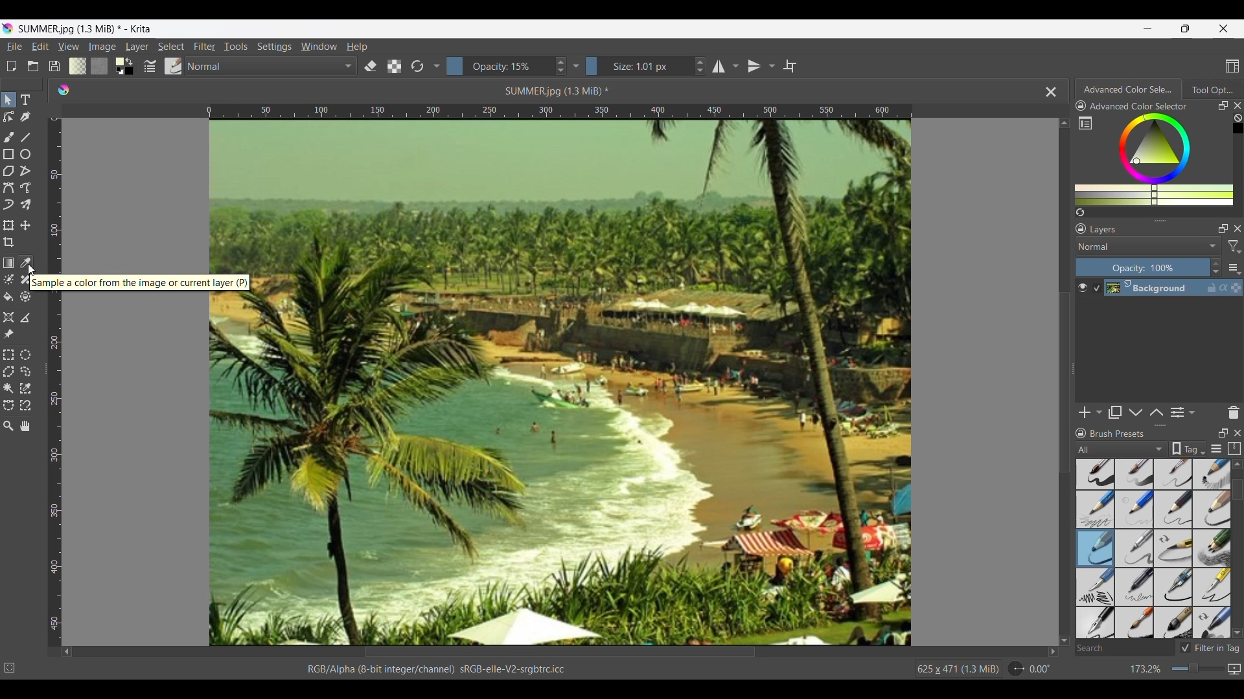 The width and height of the screenshot is (1244, 699). What do you see at coordinates (1040, 669) in the screenshot?
I see `0.00` at bounding box center [1040, 669].